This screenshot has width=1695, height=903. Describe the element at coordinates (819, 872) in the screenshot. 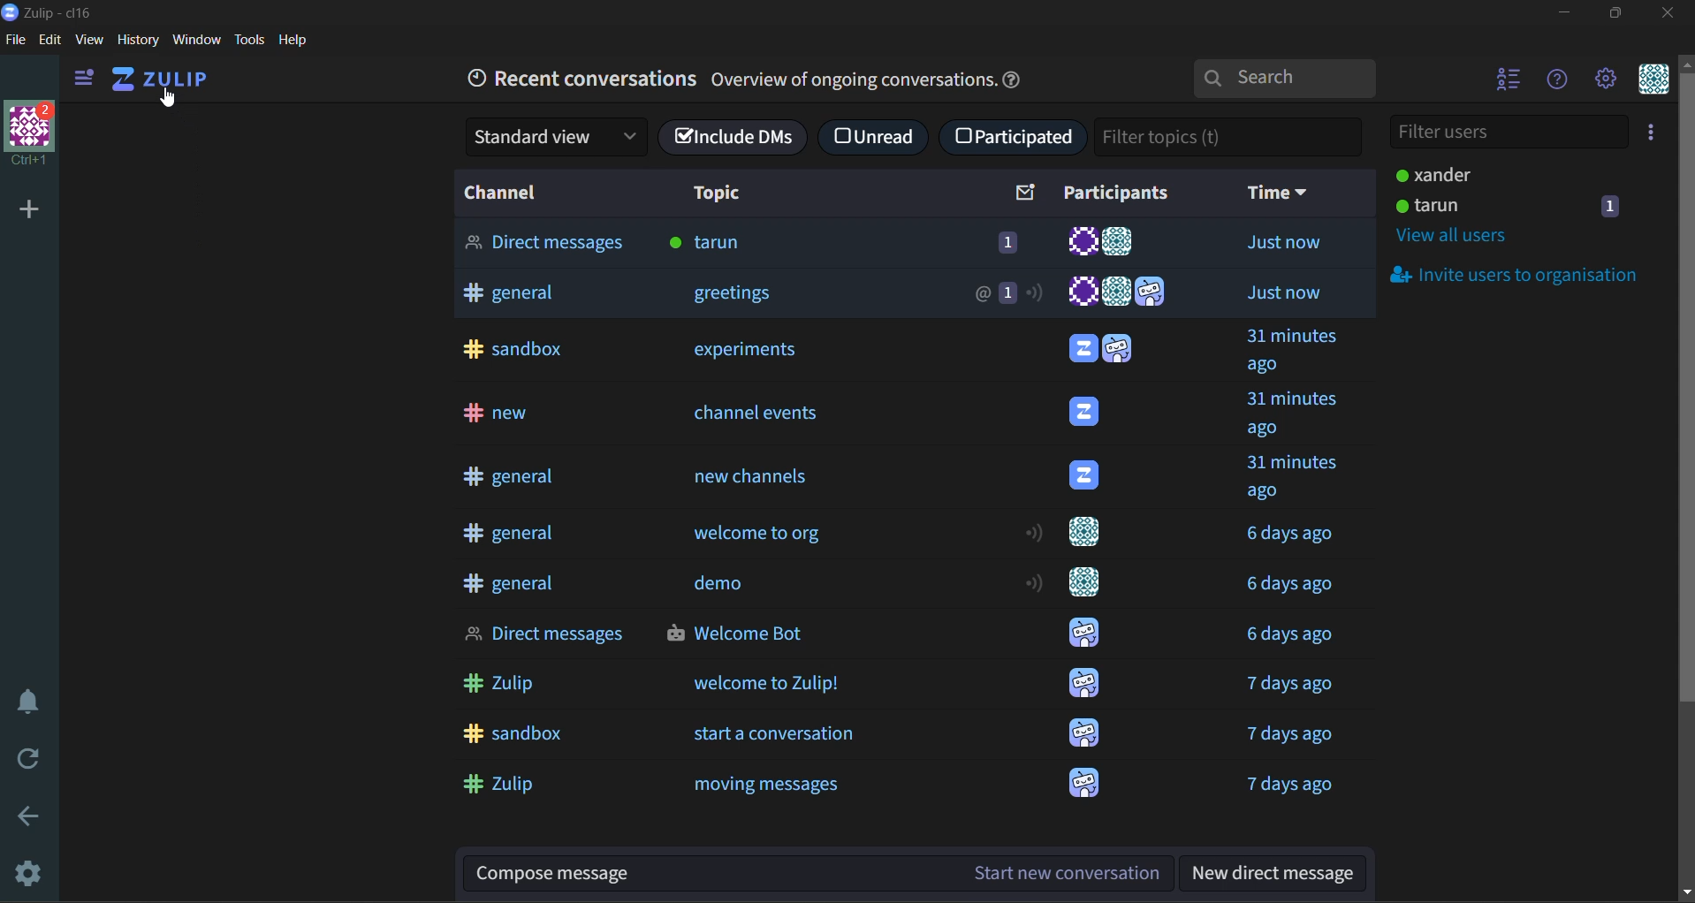

I see `compose message` at that location.